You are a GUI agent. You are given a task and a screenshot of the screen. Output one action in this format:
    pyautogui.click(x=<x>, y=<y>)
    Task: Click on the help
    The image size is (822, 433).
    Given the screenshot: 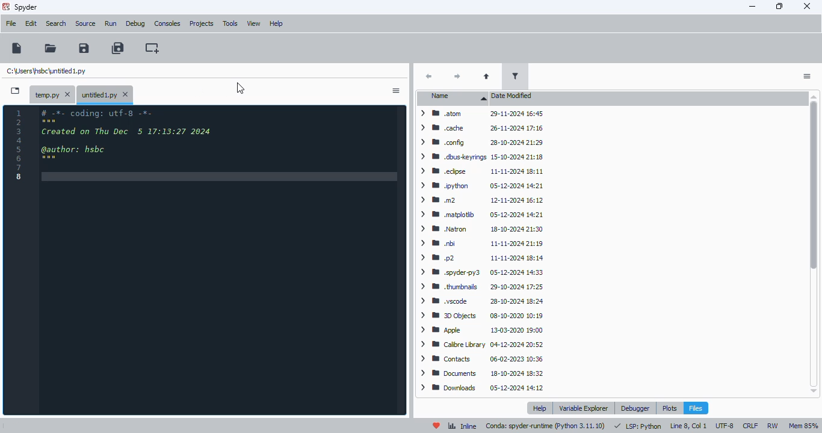 What is the action you would take?
    pyautogui.click(x=276, y=24)
    